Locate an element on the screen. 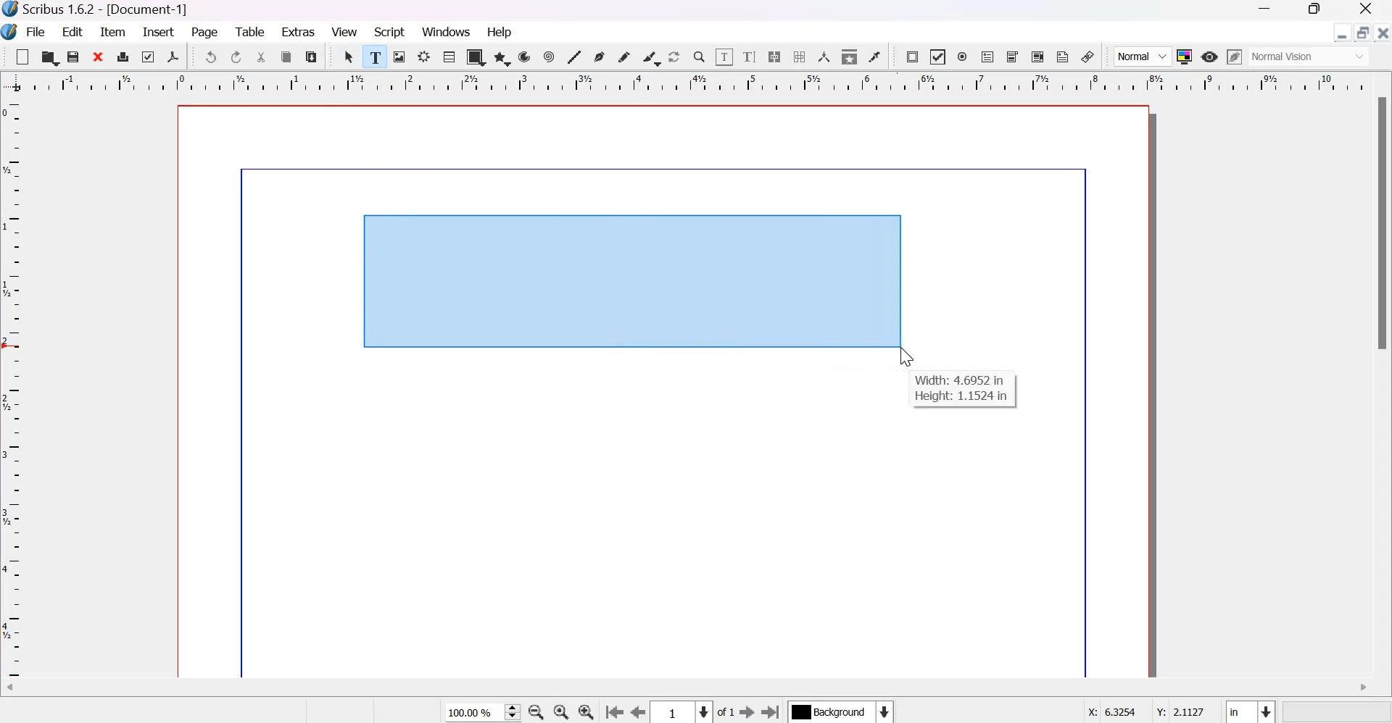 The image size is (1392, 723). spiral is located at coordinates (550, 57).